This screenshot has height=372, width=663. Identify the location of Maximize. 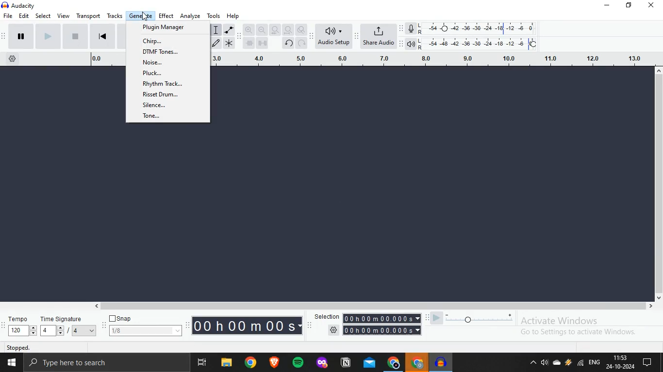
(630, 6).